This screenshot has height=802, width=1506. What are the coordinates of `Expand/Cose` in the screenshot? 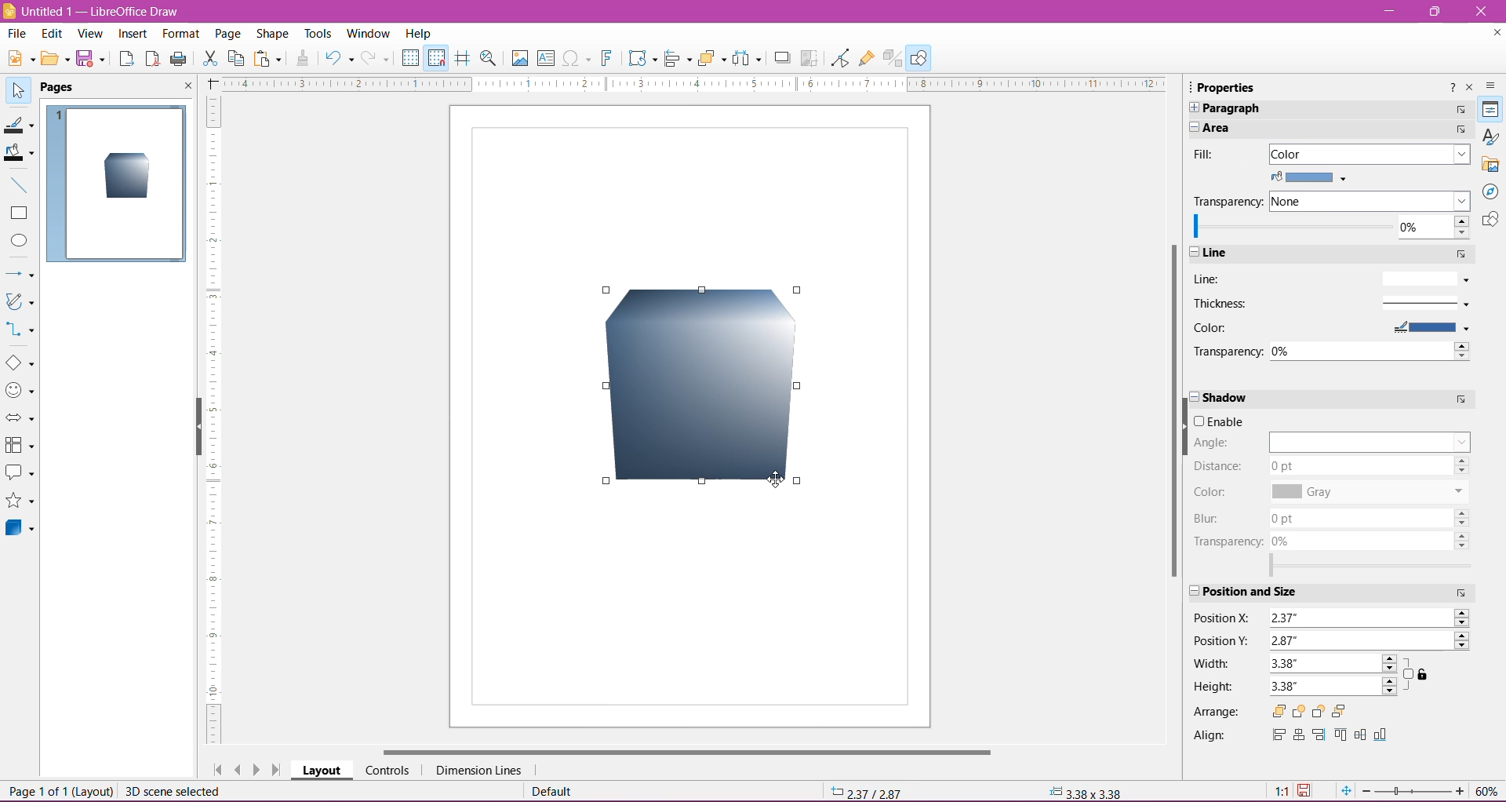 It's located at (1190, 588).